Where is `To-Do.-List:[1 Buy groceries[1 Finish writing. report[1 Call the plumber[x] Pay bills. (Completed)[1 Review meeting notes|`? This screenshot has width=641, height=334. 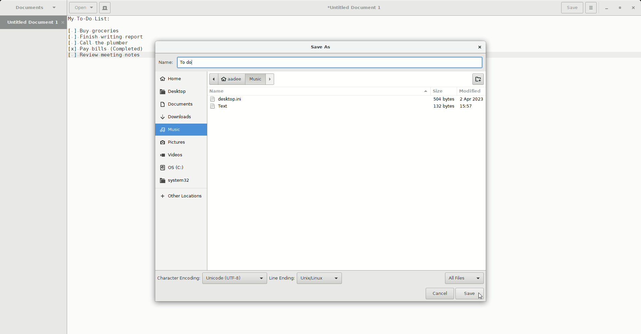
To-Do.-List:[1 Buy groceries[1 Finish writing. report[1 Call the plumber[x] Pay bills. (Completed)[1 Review meeting notes| is located at coordinates (110, 37).